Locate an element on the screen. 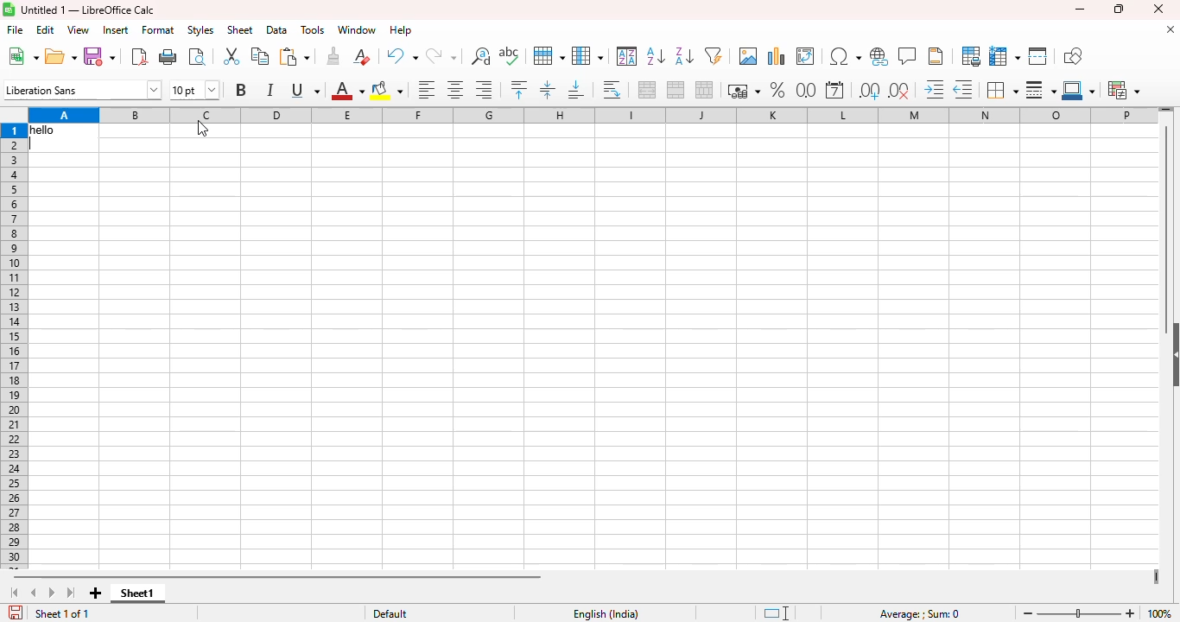 This screenshot has width=1180, height=622. show draw functions is located at coordinates (1072, 55).